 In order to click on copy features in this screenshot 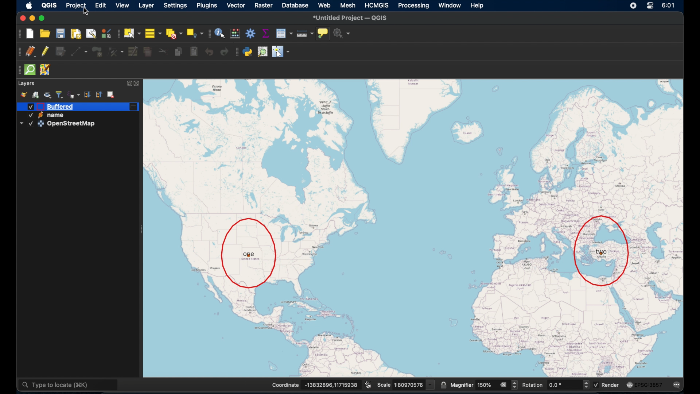, I will do `click(178, 52)`.